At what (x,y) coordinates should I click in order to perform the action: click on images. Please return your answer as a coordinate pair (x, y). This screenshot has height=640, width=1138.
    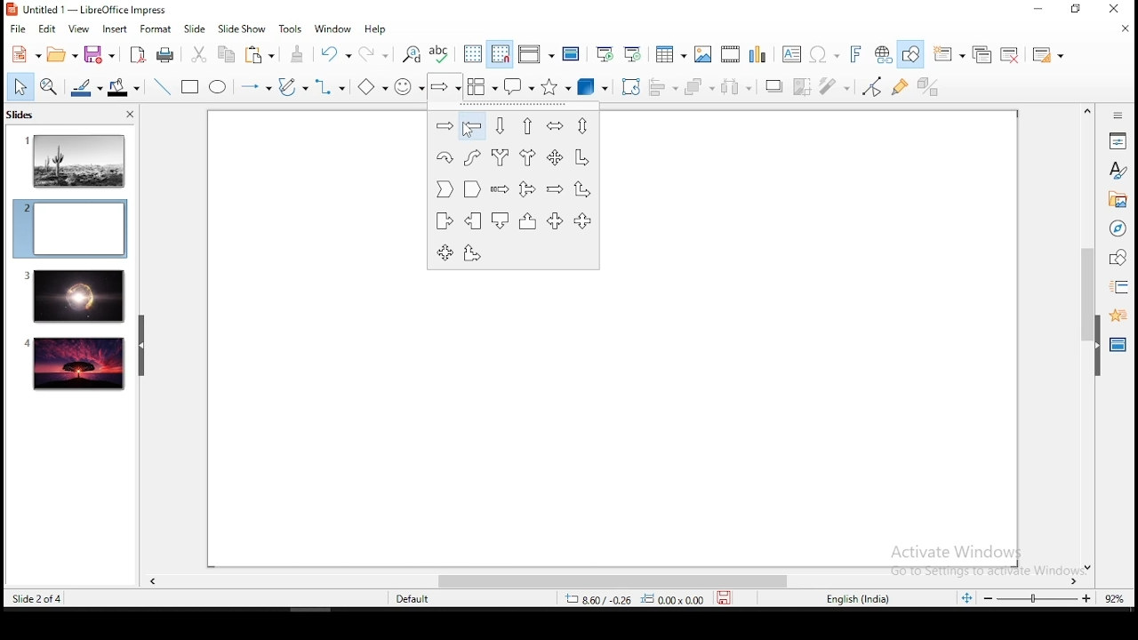
    Looking at the image, I should click on (704, 54).